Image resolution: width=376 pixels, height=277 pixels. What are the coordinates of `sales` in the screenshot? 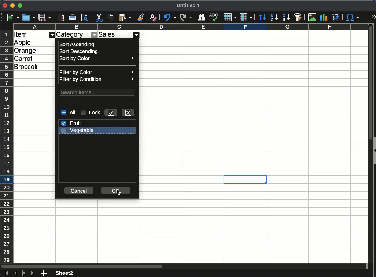 It's located at (114, 34).